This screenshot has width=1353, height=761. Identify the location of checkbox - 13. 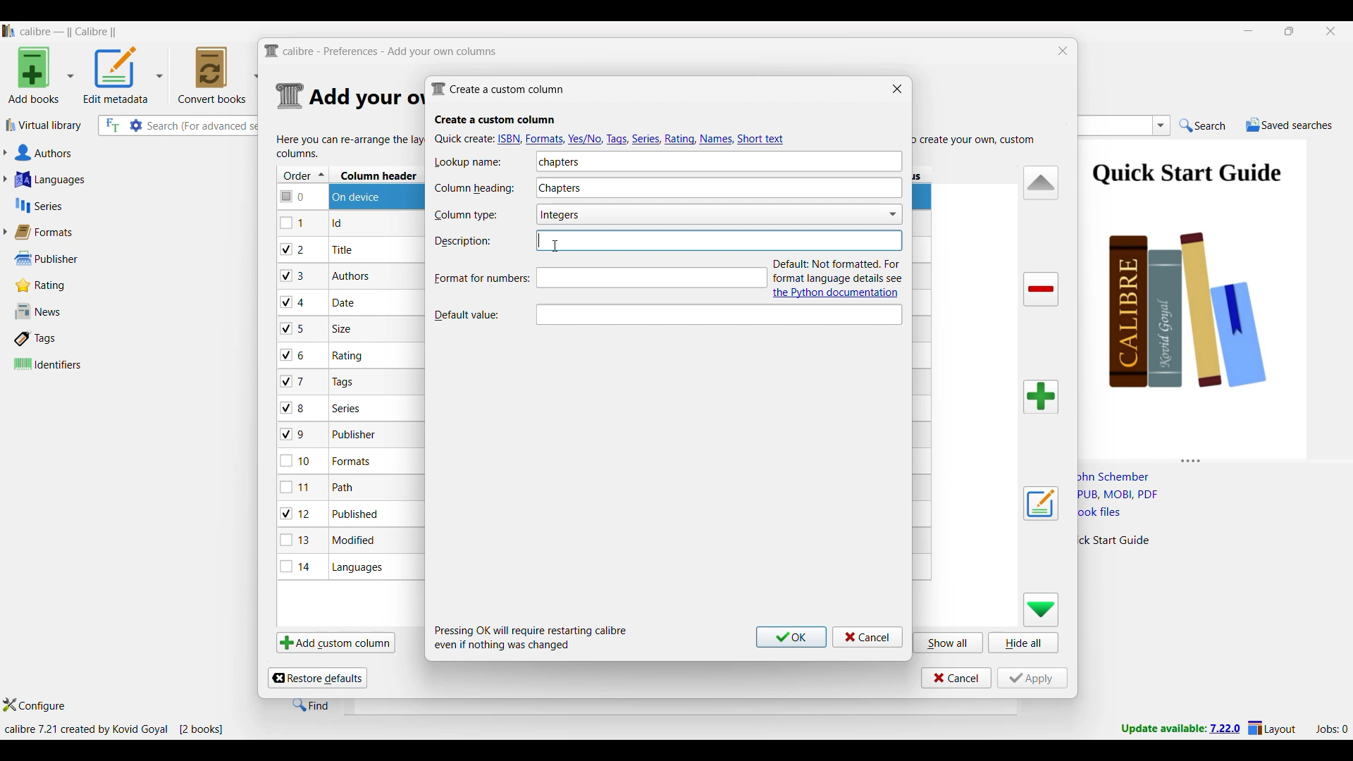
(296, 540).